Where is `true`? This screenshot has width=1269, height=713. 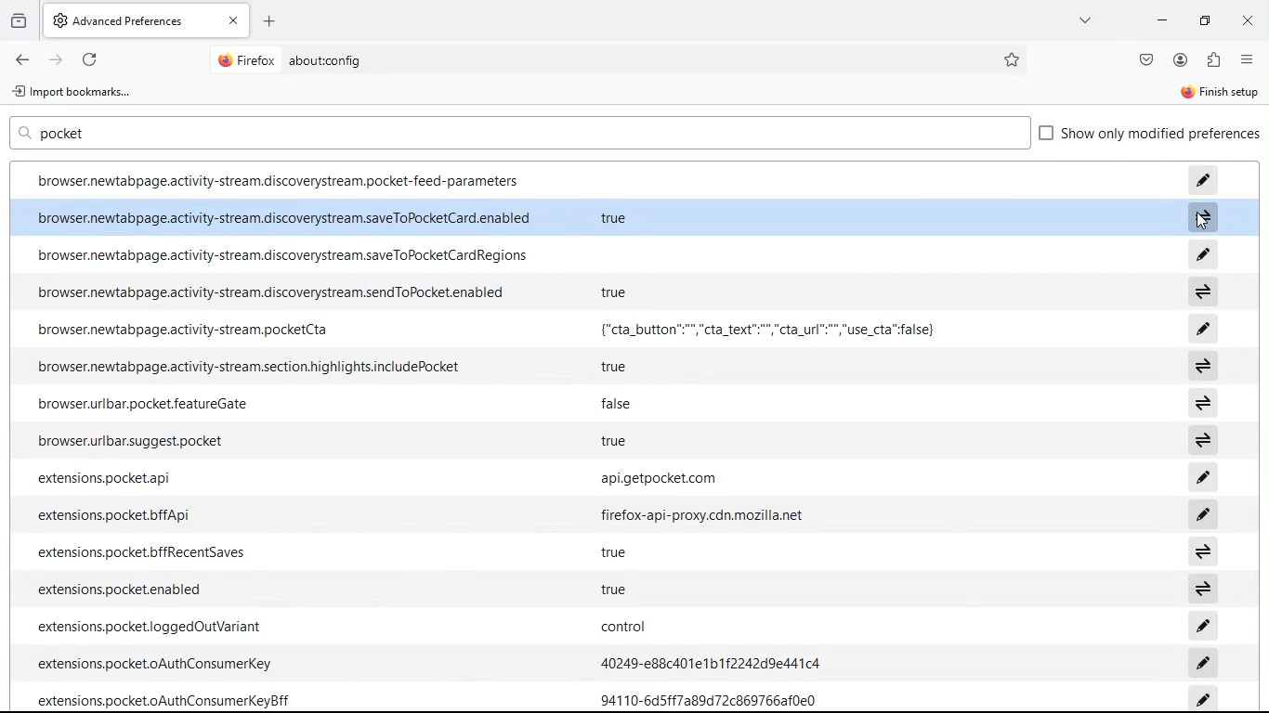 true is located at coordinates (614, 589).